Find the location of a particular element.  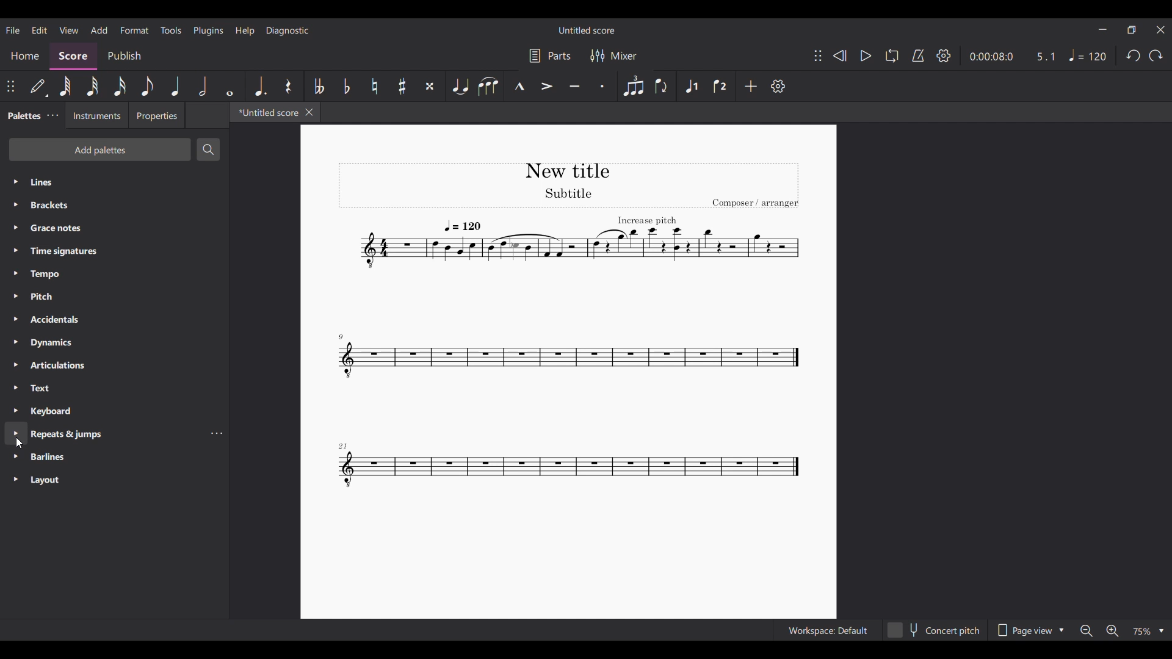

Voice 1 is located at coordinates (691, 86).